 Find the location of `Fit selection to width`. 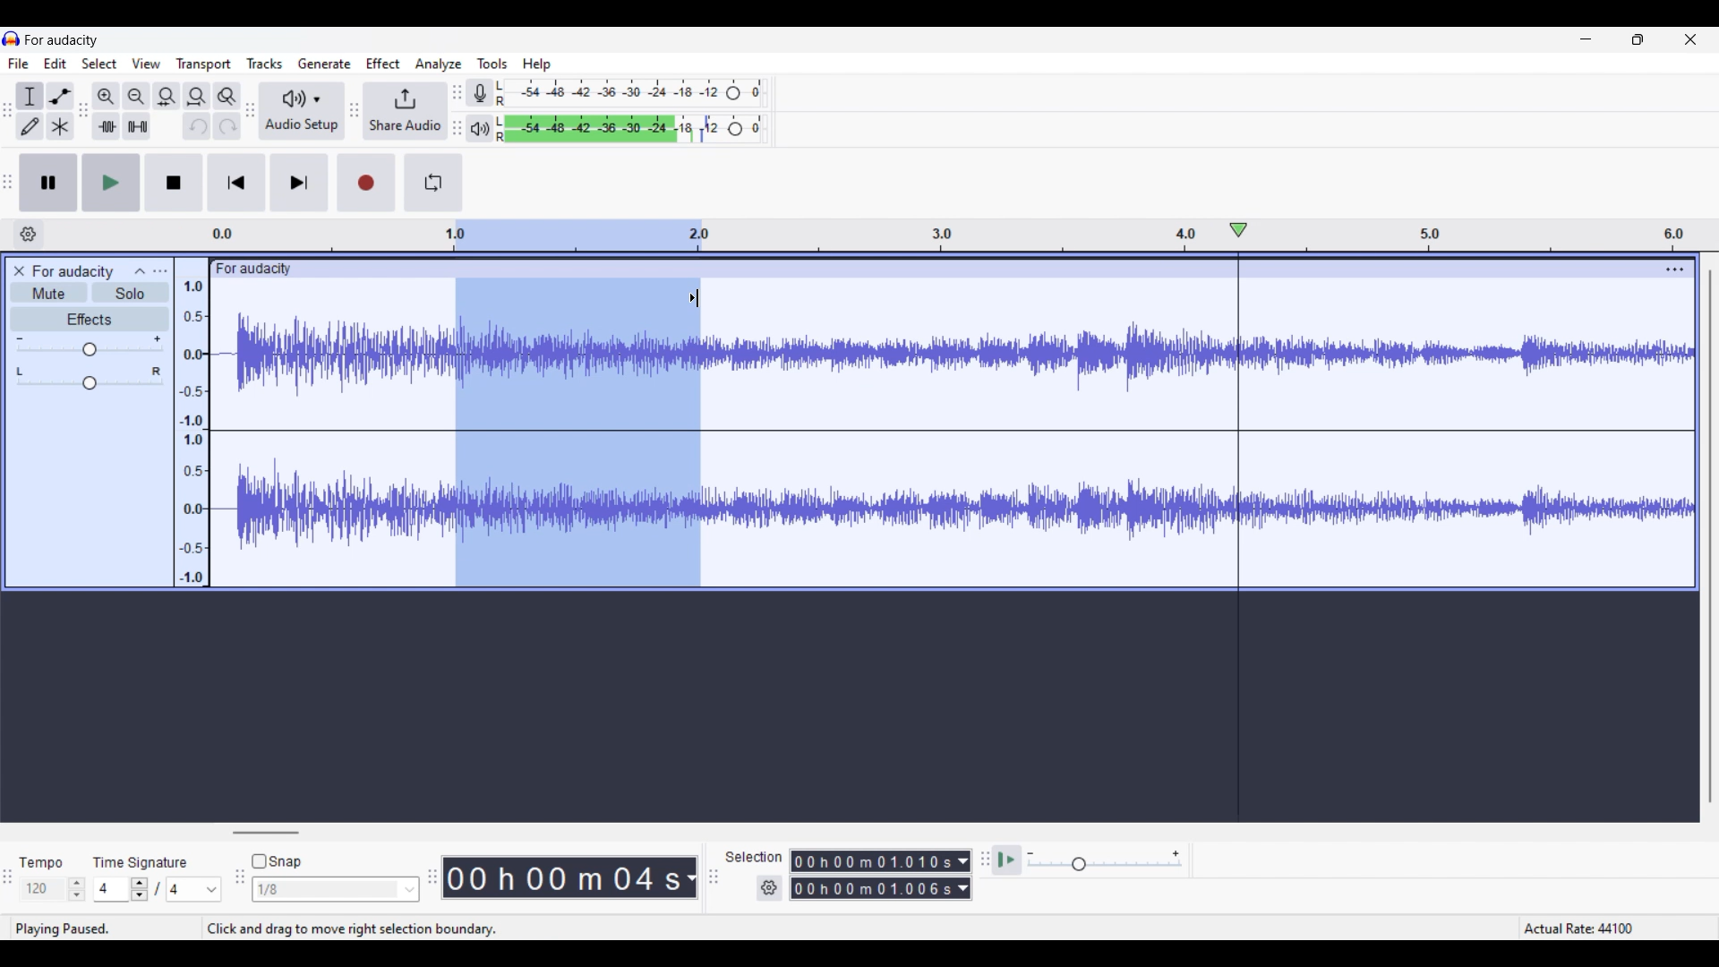

Fit selection to width is located at coordinates (167, 97).